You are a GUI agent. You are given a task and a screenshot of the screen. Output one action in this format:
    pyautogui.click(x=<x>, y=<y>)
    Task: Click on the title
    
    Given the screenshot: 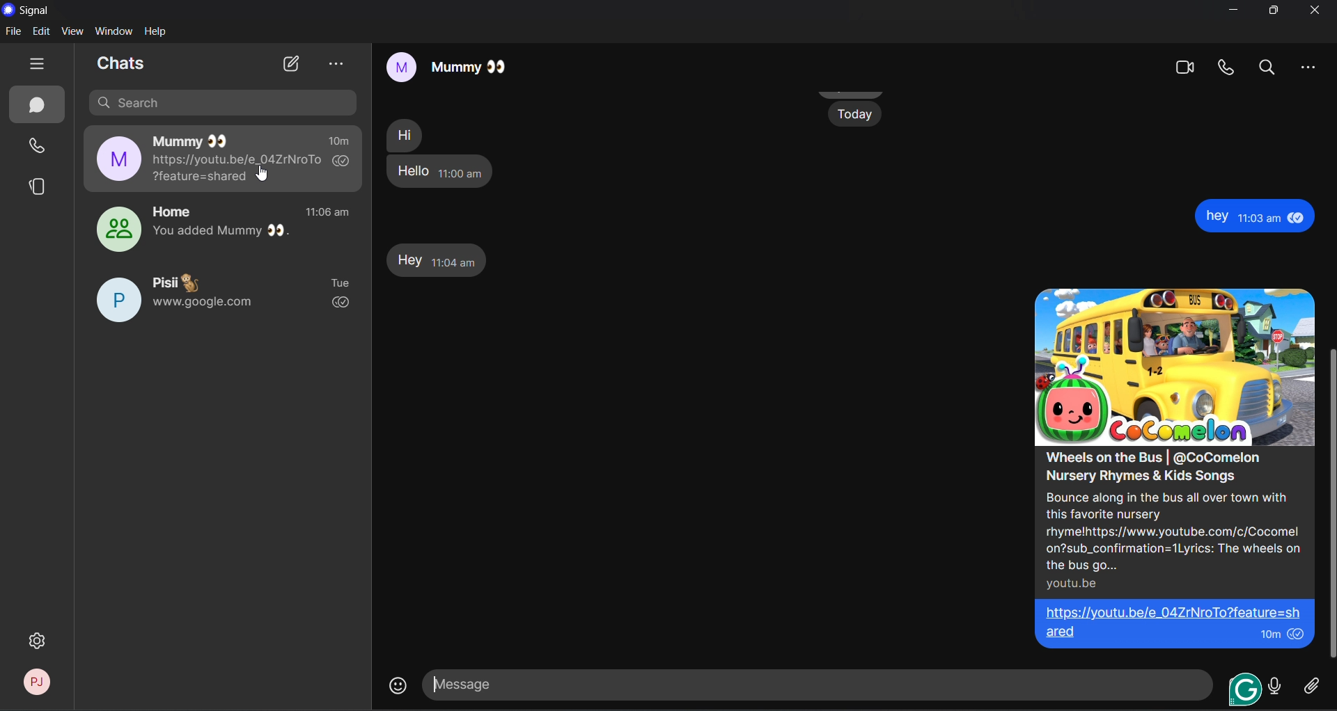 What is the action you would take?
    pyautogui.click(x=35, y=12)
    